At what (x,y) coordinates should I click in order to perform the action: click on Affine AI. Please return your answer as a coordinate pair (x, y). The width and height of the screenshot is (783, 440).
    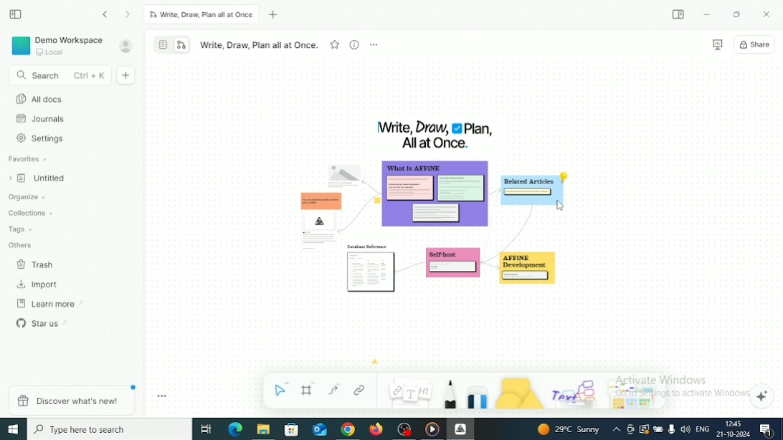
    Looking at the image, I should click on (763, 396).